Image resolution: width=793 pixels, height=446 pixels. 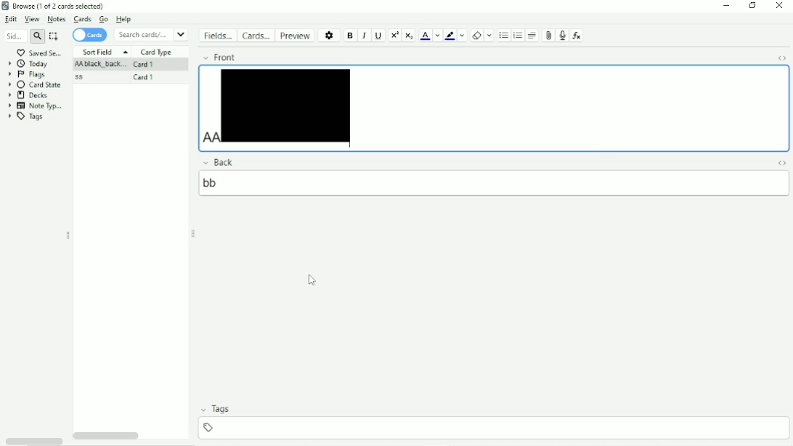 I want to click on Saved search, so click(x=38, y=52).